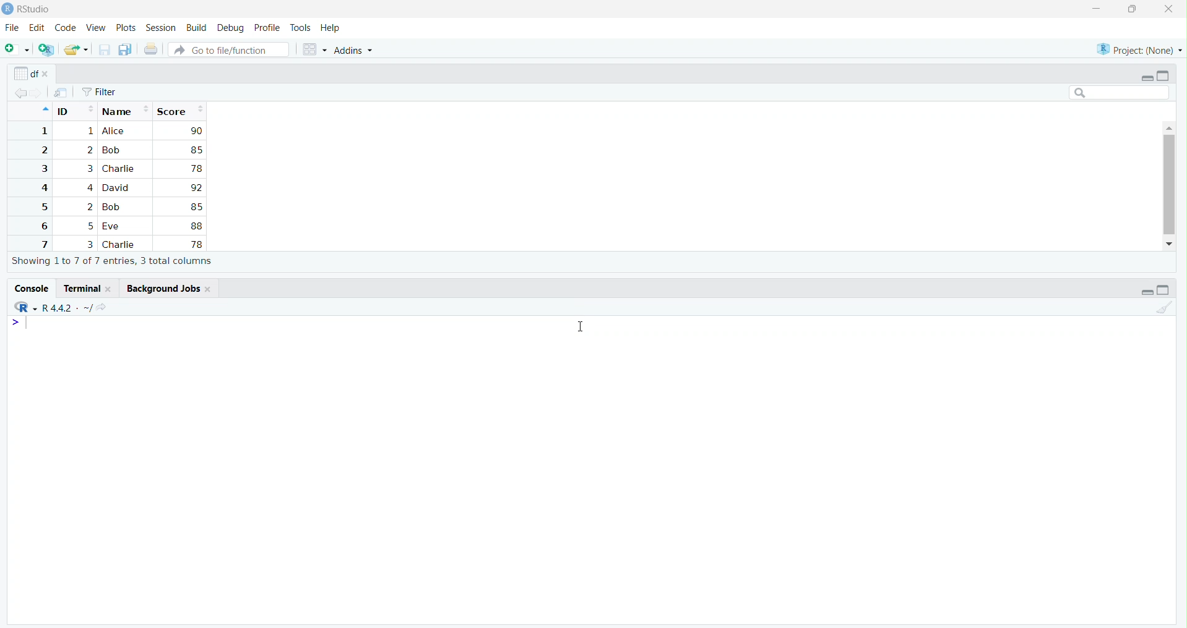  Describe the element at coordinates (43, 169) in the screenshot. I see `3` at that location.